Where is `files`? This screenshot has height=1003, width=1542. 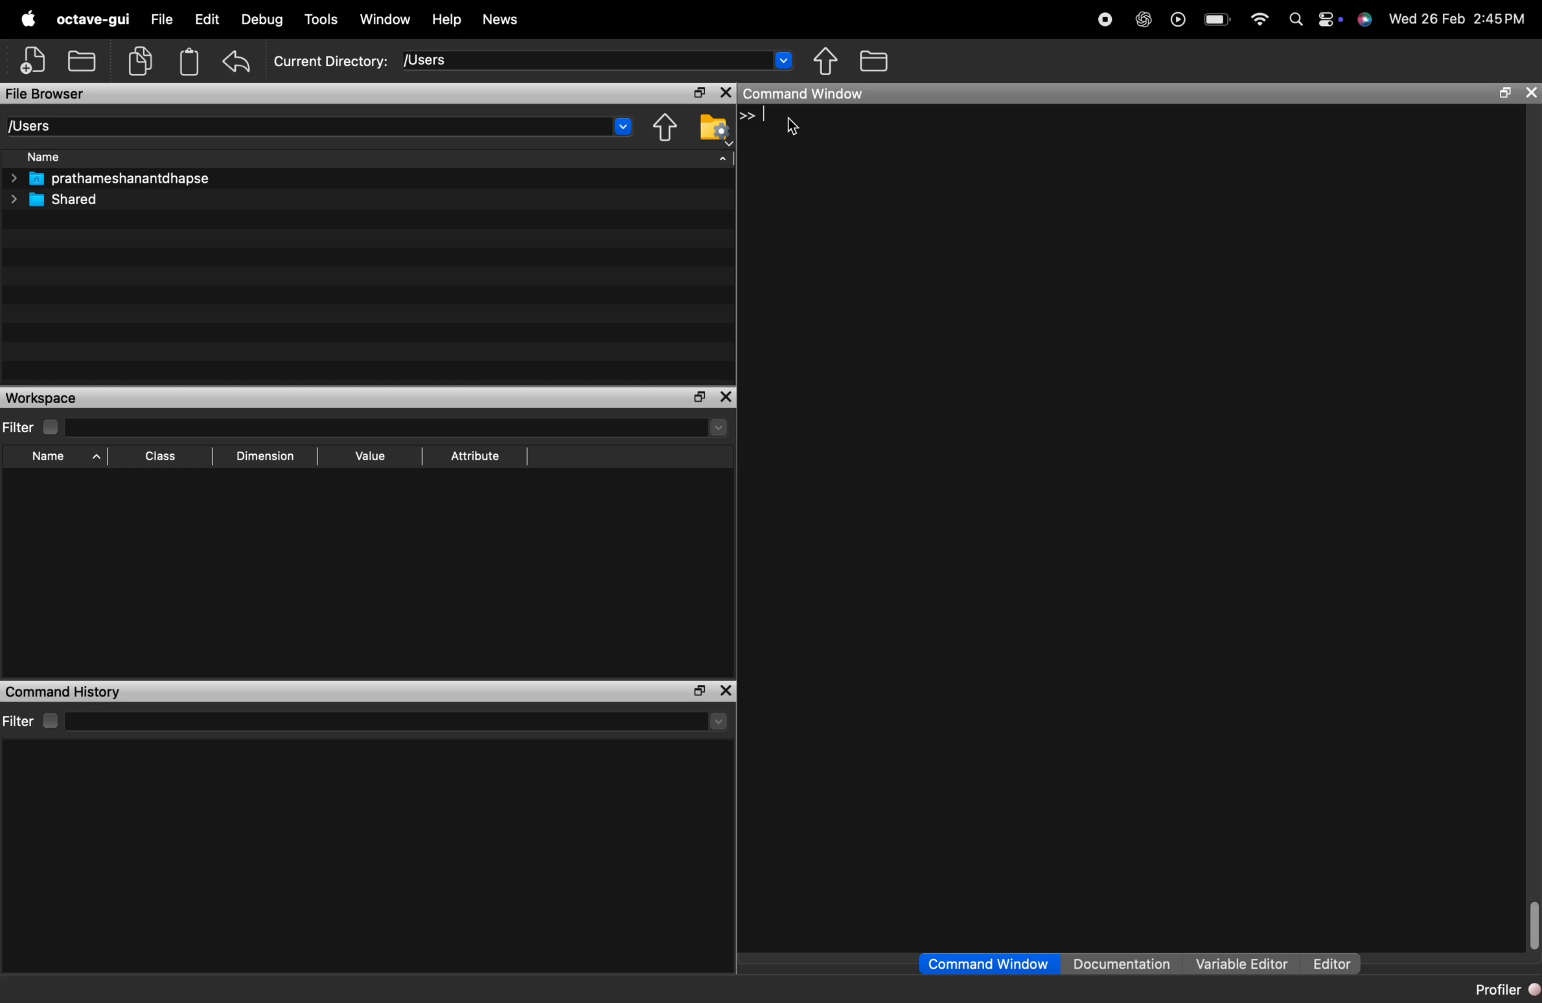 files is located at coordinates (887, 62).